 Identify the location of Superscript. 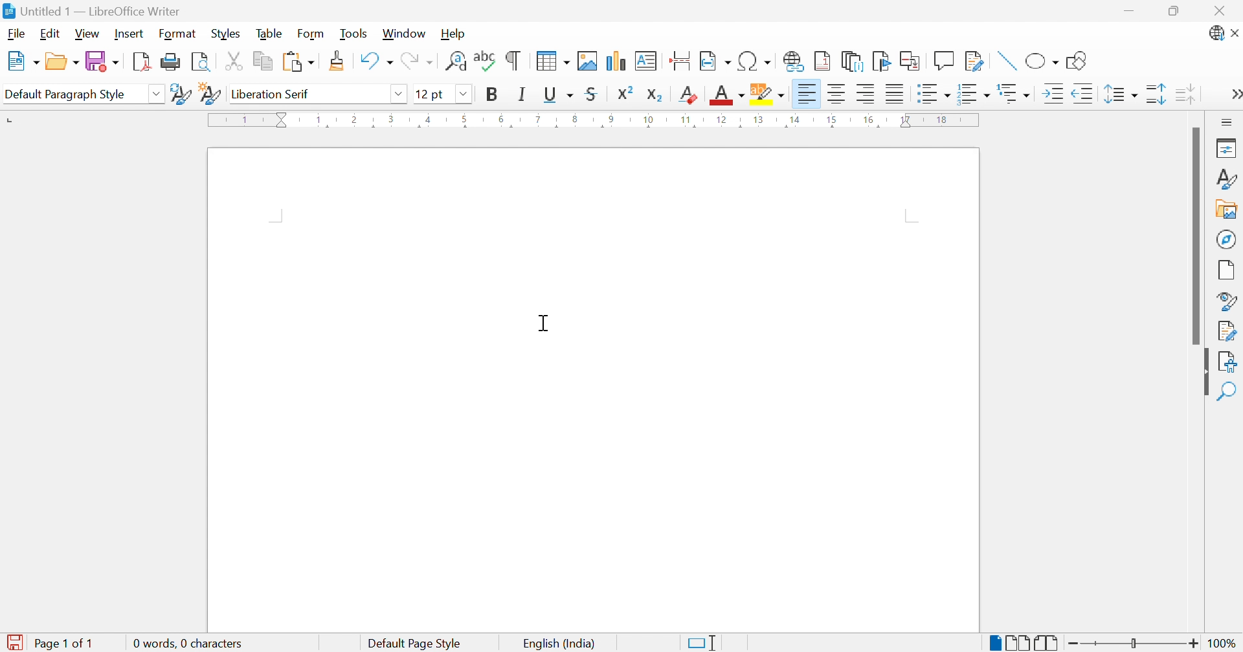
(624, 92).